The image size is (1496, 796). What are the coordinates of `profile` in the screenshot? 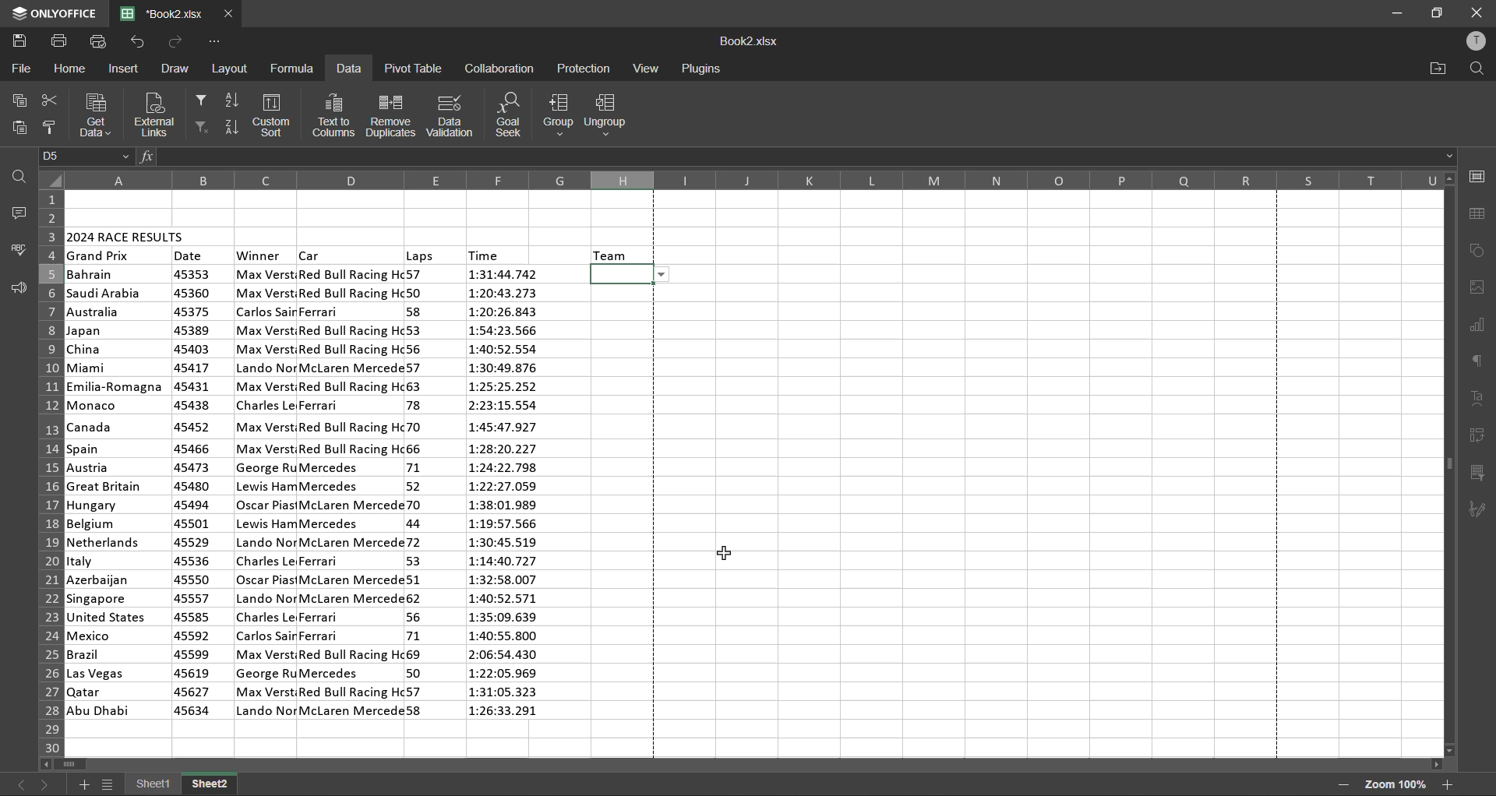 It's located at (1475, 44).